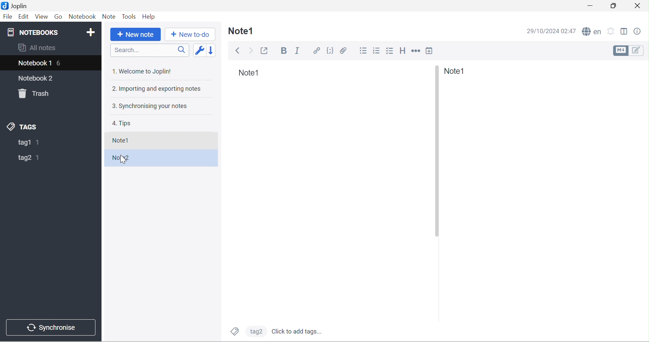 This screenshot has width=649, height=342. What do you see at coordinates (122, 161) in the screenshot?
I see `cursor` at bounding box center [122, 161].